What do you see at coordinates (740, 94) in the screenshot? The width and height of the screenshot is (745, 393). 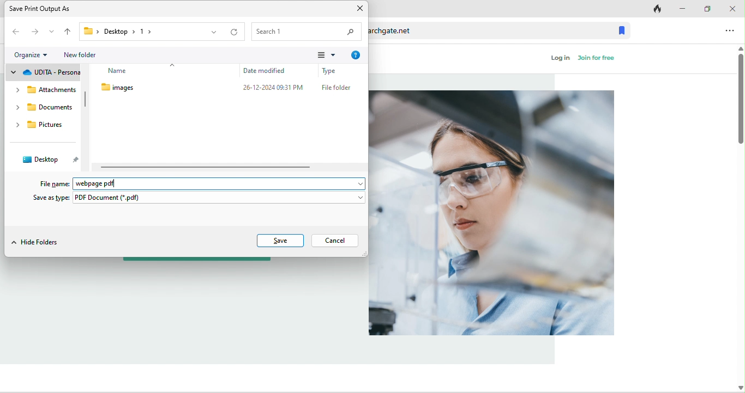 I see `vertical scroll bar` at bounding box center [740, 94].